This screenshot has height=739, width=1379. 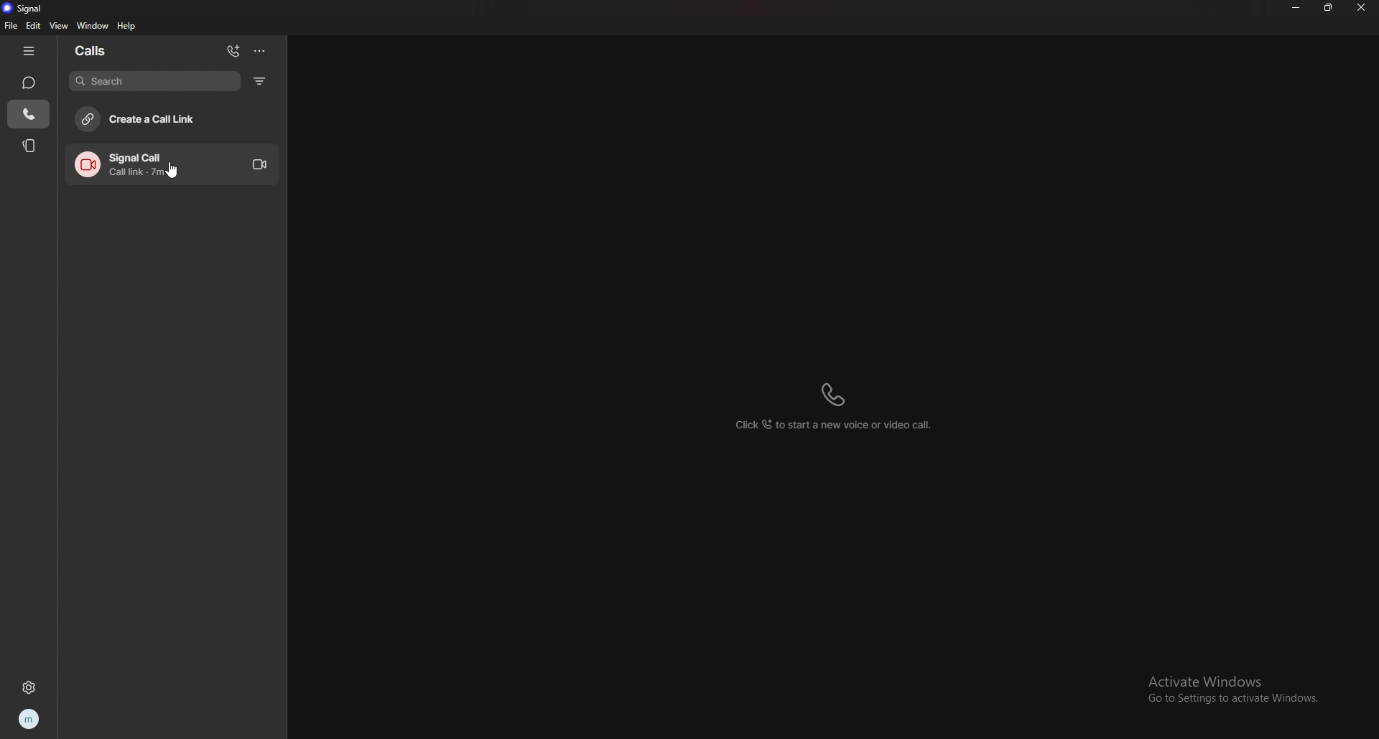 What do you see at coordinates (34, 26) in the screenshot?
I see `edit` at bounding box center [34, 26].